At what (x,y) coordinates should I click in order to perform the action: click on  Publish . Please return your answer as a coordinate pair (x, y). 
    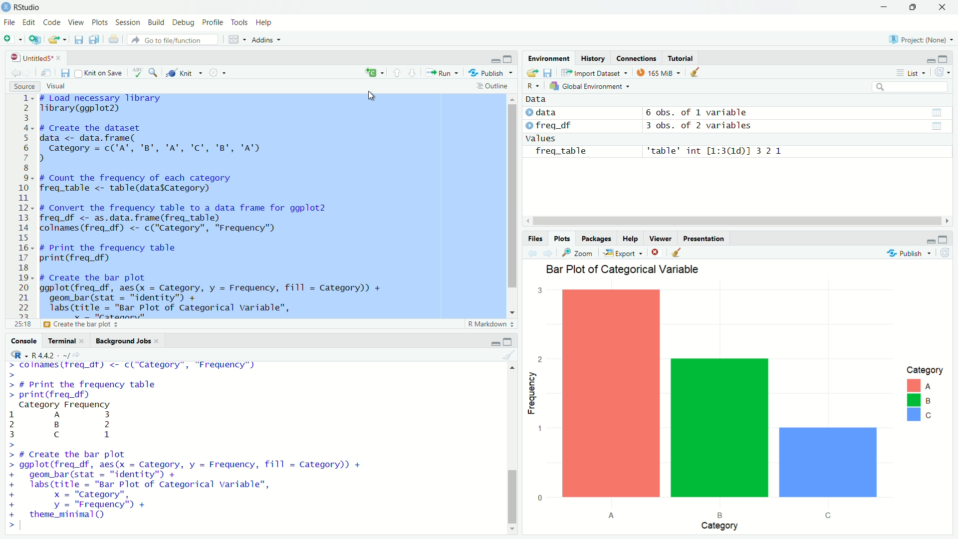
    Looking at the image, I should click on (904, 254).